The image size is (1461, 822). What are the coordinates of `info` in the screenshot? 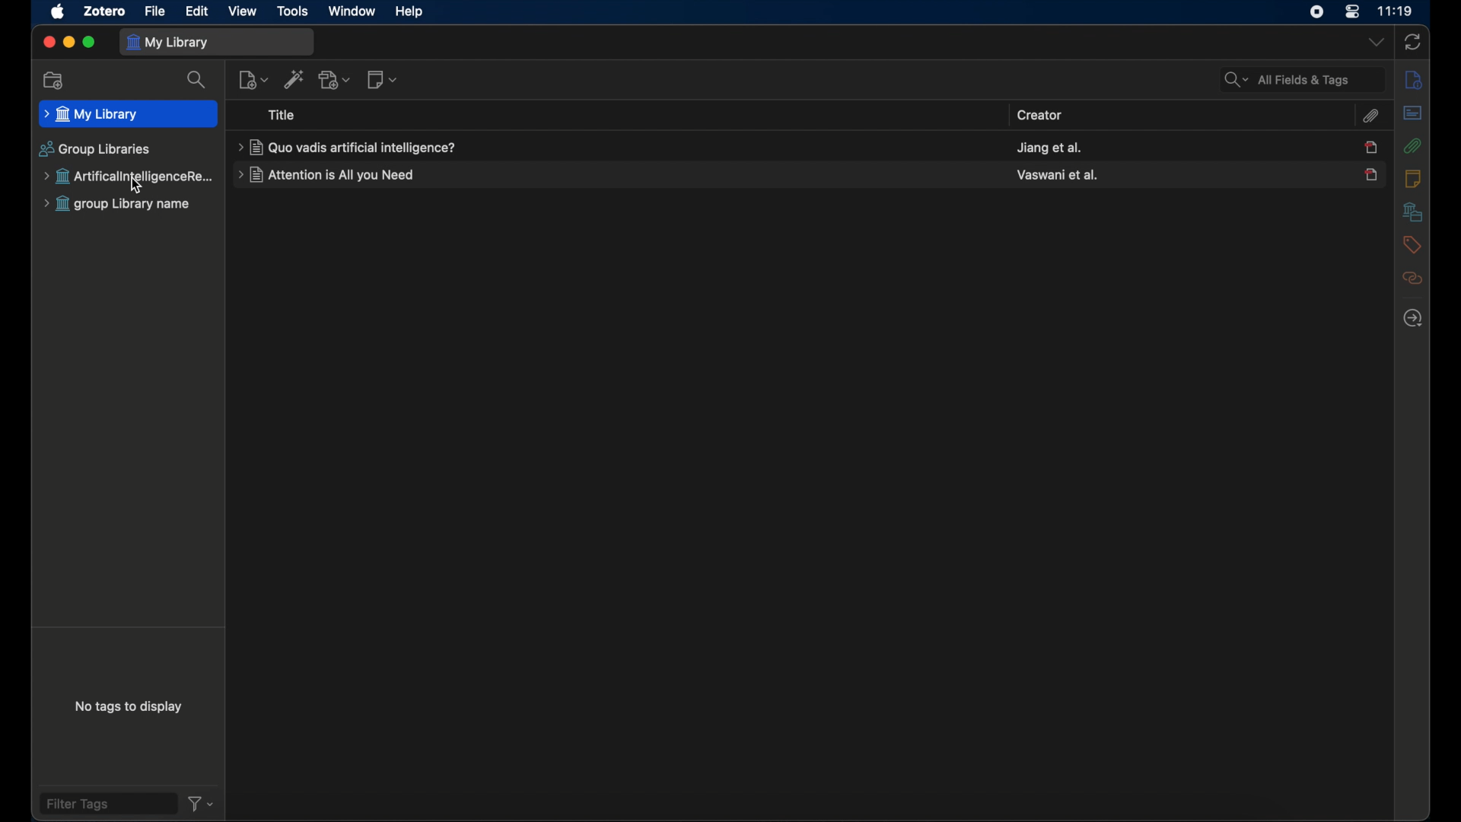 It's located at (1412, 81).